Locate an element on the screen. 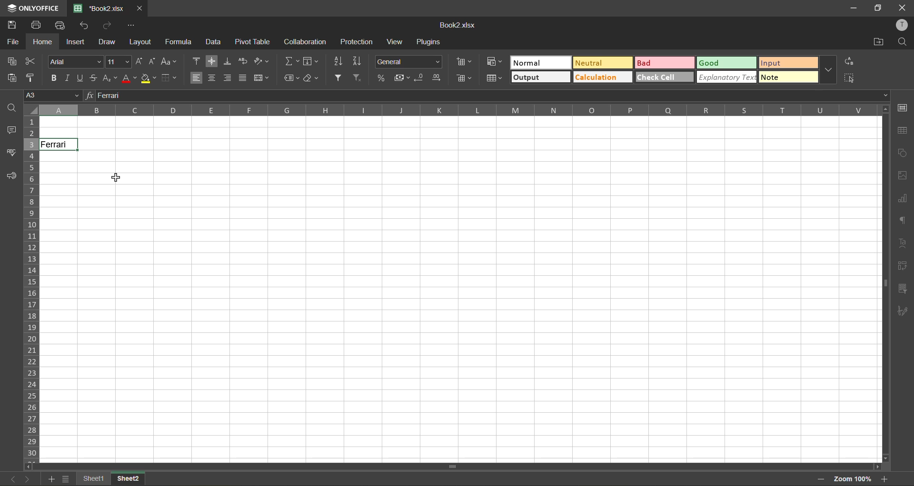  align middle is located at coordinates (212, 61).